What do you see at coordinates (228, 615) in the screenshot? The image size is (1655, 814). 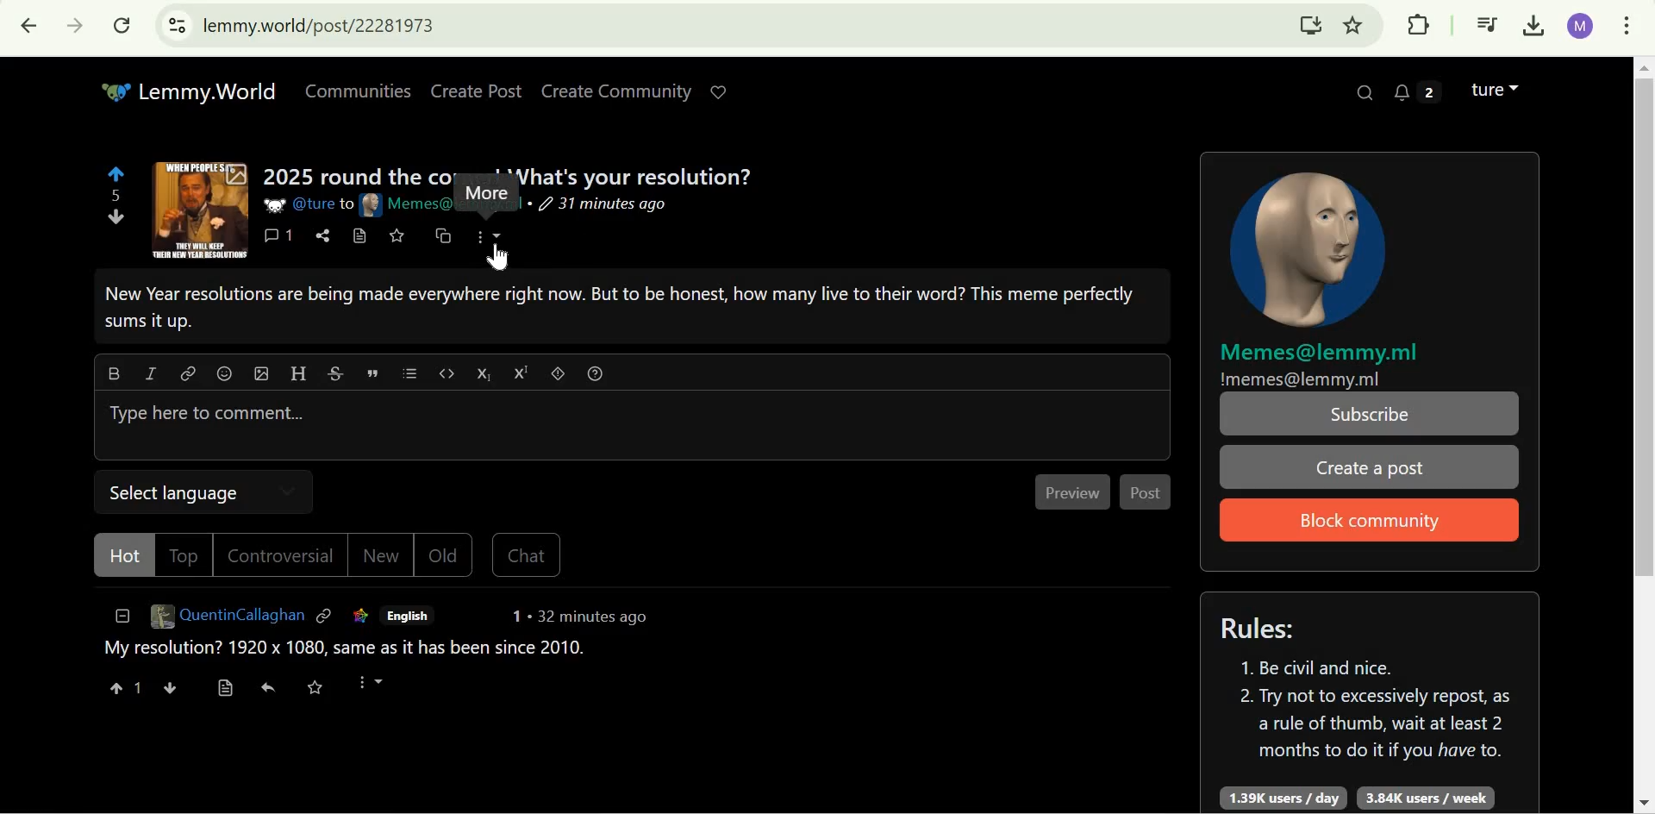 I see `QuentinCallaghan` at bounding box center [228, 615].